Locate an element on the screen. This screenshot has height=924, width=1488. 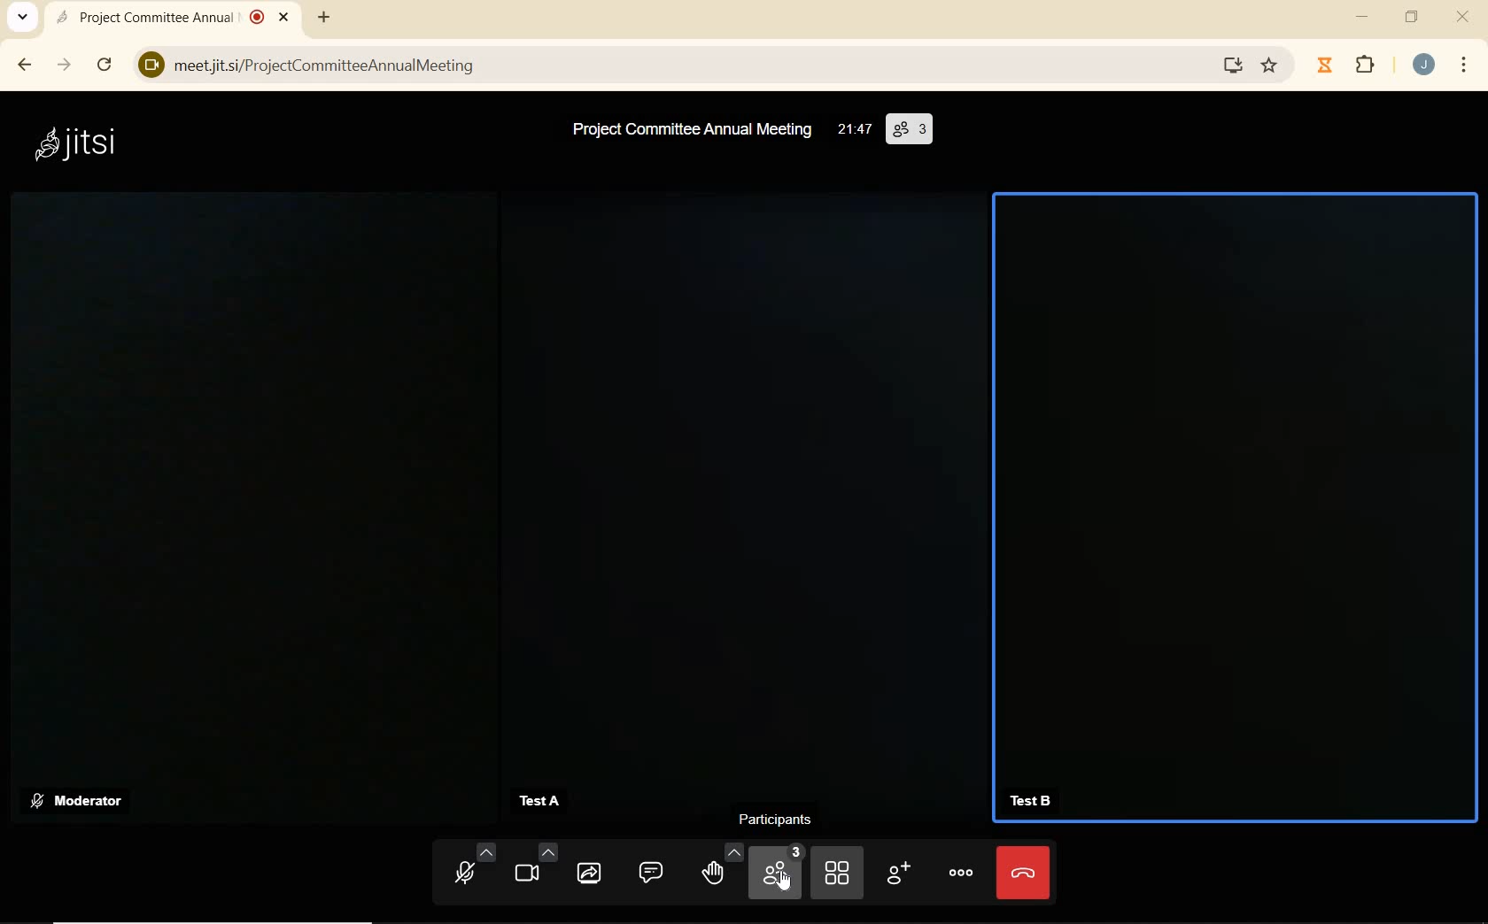
Favorite is located at coordinates (1271, 63).